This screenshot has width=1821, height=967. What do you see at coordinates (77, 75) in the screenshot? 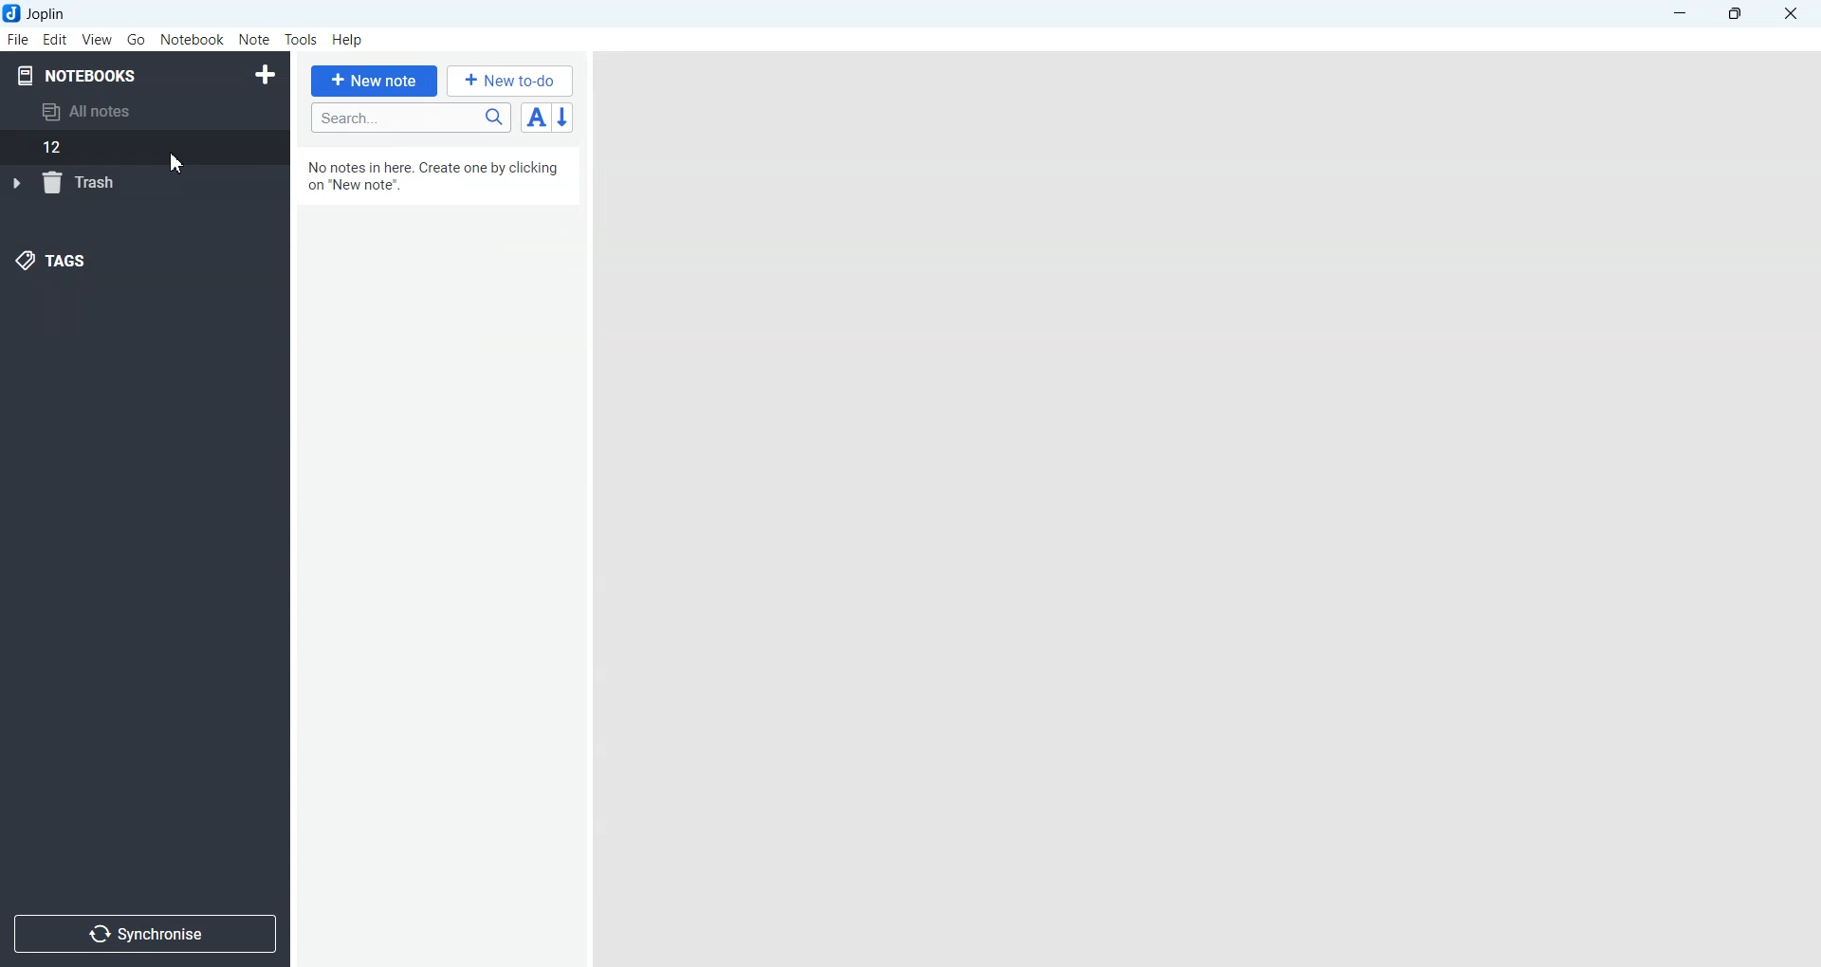
I see `Notebooks` at bounding box center [77, 75].